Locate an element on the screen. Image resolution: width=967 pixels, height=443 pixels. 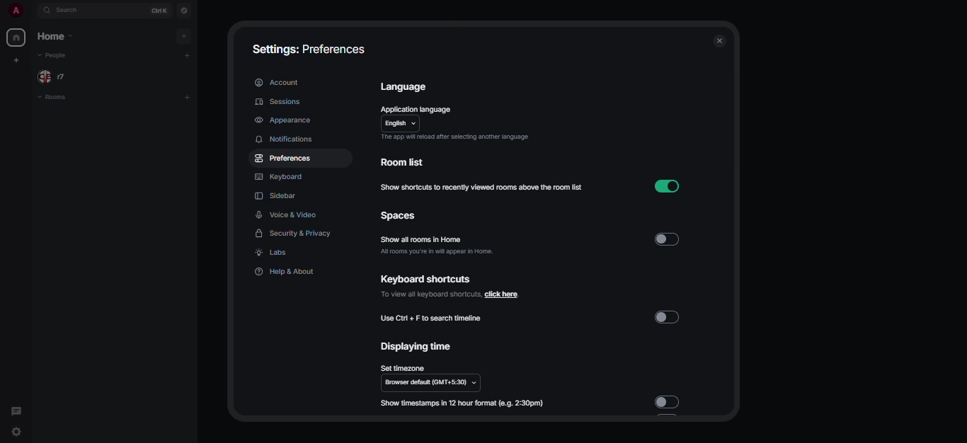
preferences is located at coordinates (285, 157).